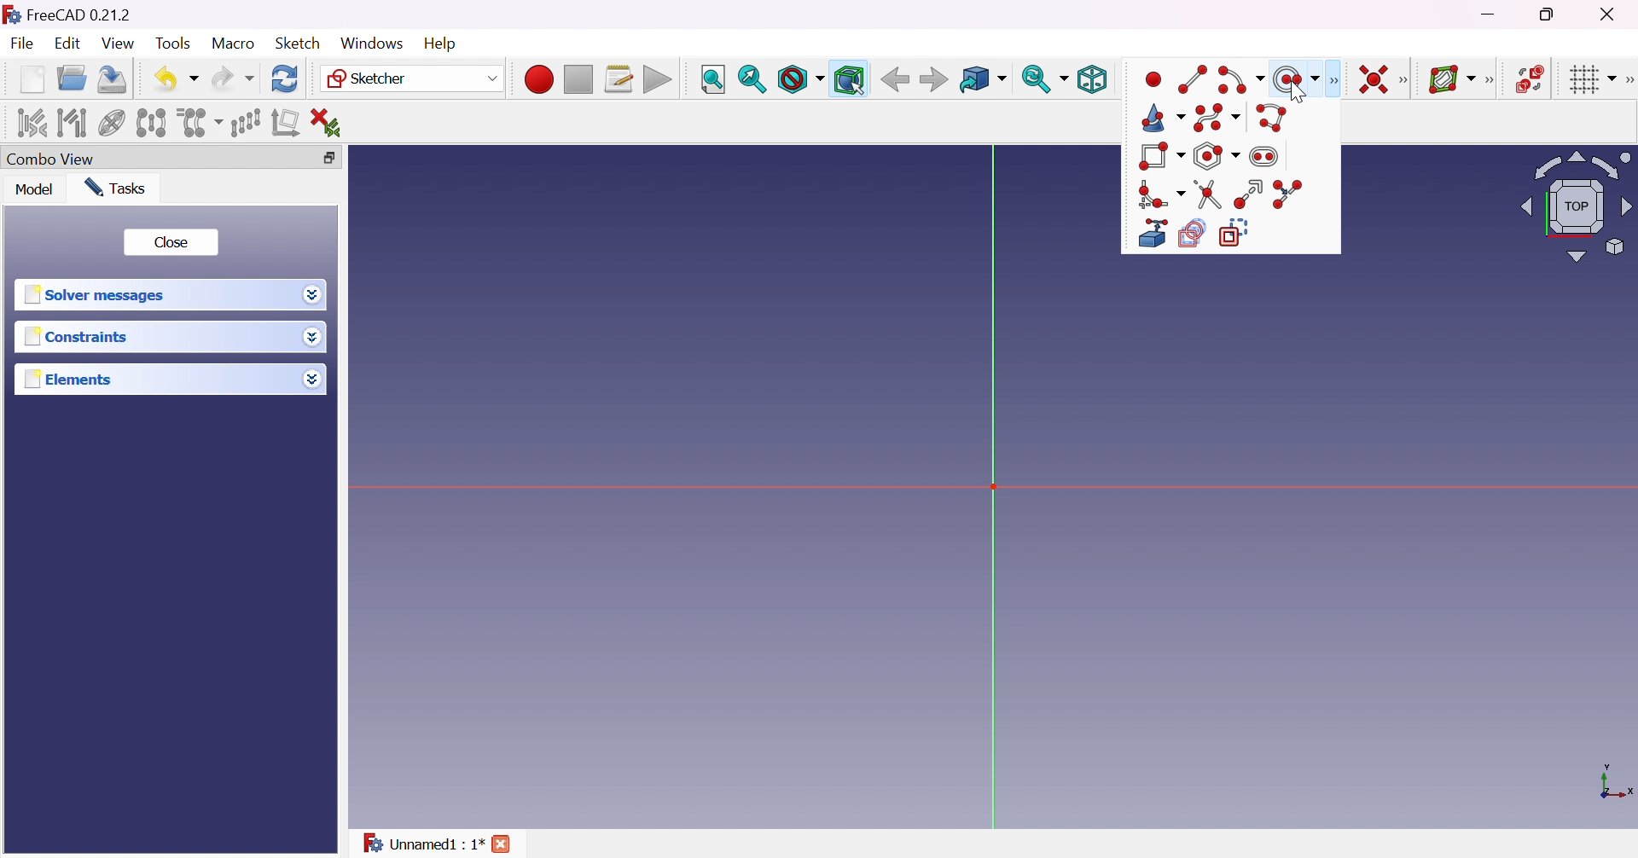 This screenshot has height=858, width=1638. What do you see at coordinates (370, 43) in the screenshot?
I see `Windows` at bounding box center [370, 43].